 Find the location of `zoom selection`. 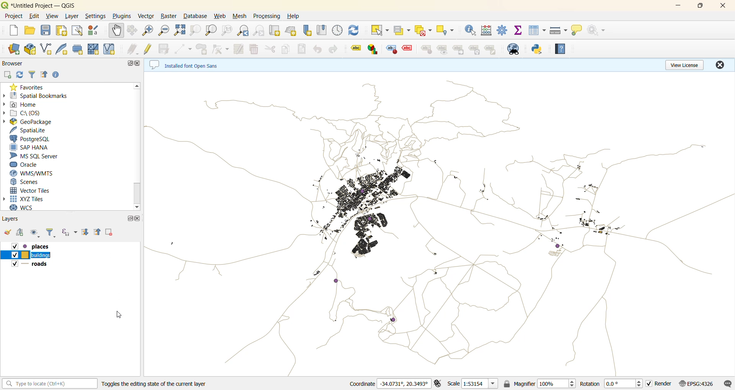

zoom selection is located at coordinates (196, 31).